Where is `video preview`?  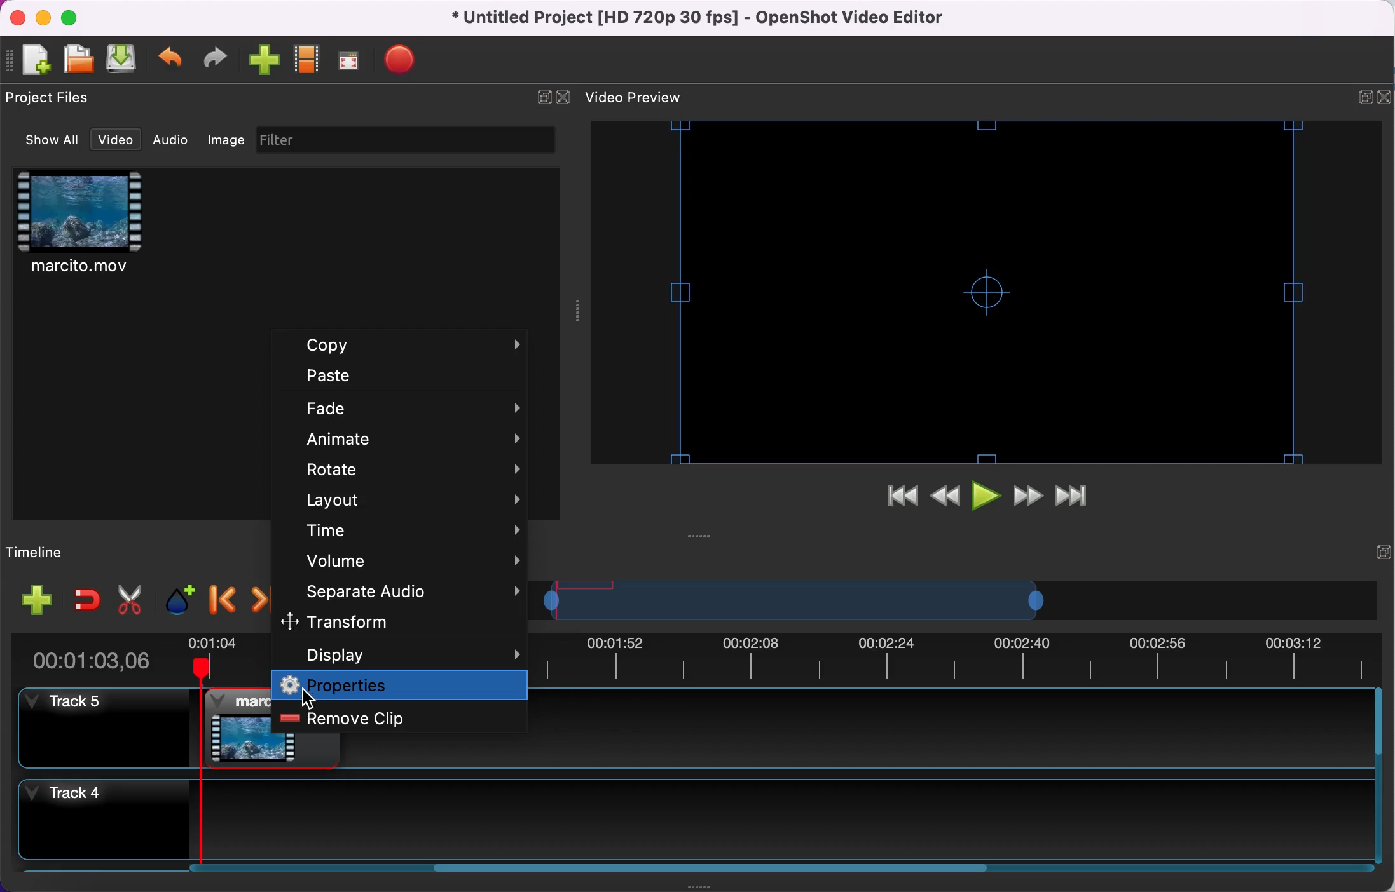
video preview is located at coordinates (984, 291).